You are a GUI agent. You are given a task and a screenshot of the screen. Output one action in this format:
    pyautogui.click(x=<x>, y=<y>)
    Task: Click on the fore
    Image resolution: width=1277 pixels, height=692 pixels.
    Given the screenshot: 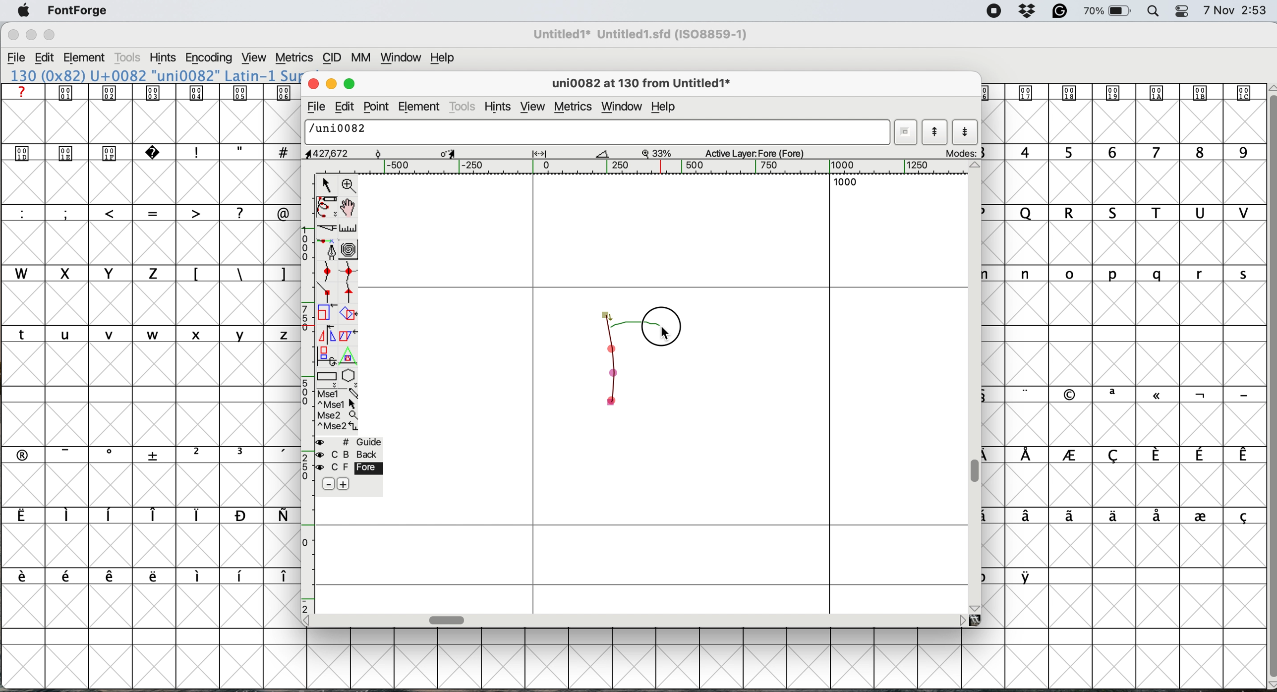 What is the action you would take?
    pyautogui.click(x=348, y=469)
    